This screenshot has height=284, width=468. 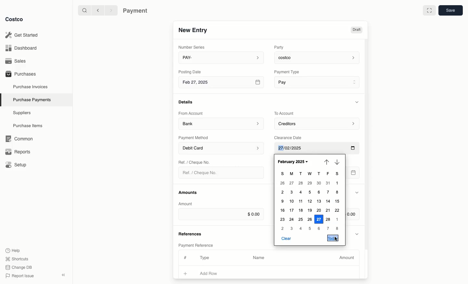 What do you see at coordinates (193, 30) in the screenshot?
I see `New Entry` at bounding box center [193, 30].